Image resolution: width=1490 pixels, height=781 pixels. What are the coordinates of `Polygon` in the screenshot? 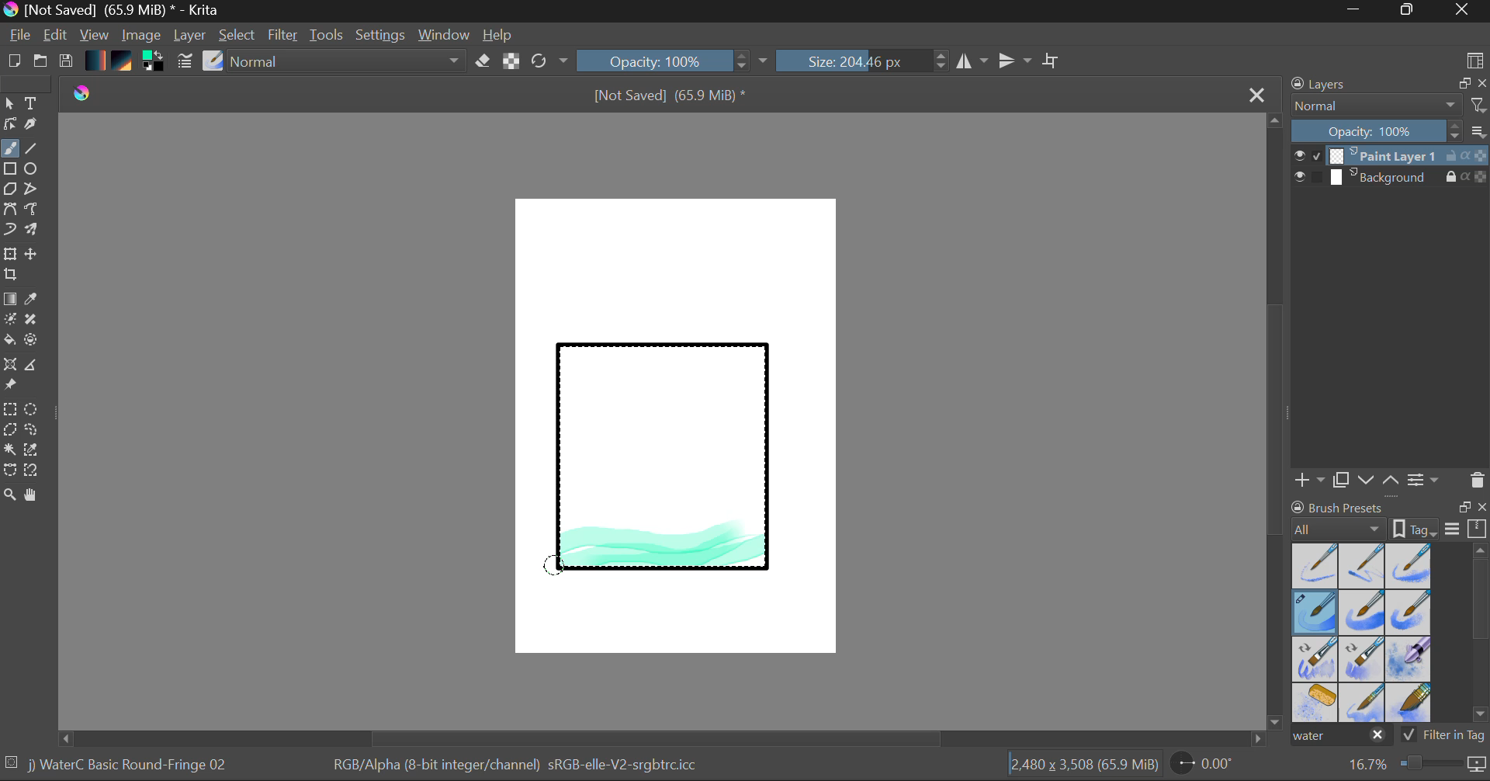 It's located at (9, 189).